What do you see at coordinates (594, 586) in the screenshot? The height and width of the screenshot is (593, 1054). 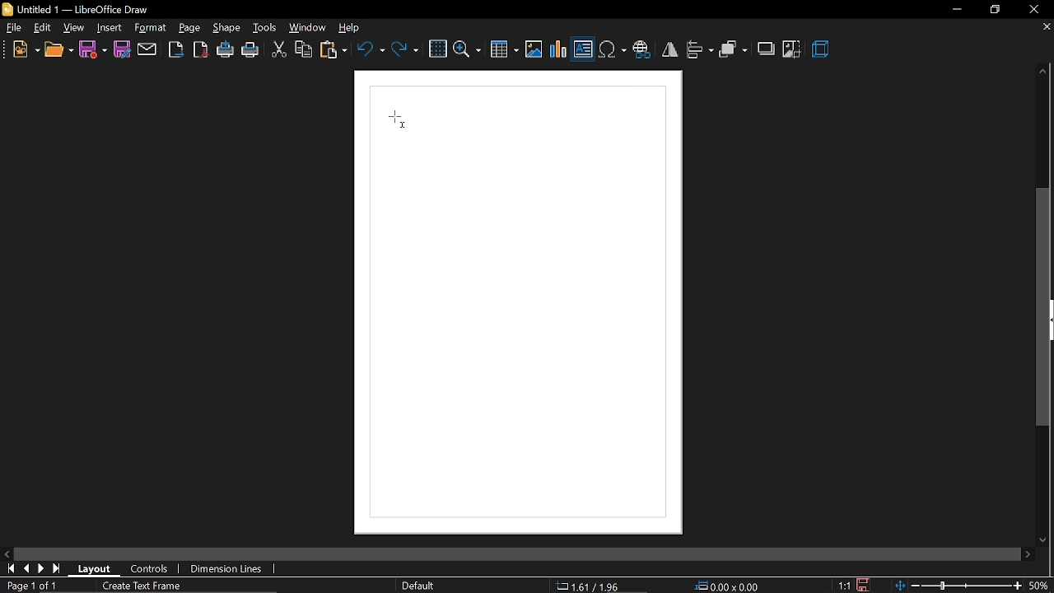 I see `co-ordinate` at bounding box center [594, 586].